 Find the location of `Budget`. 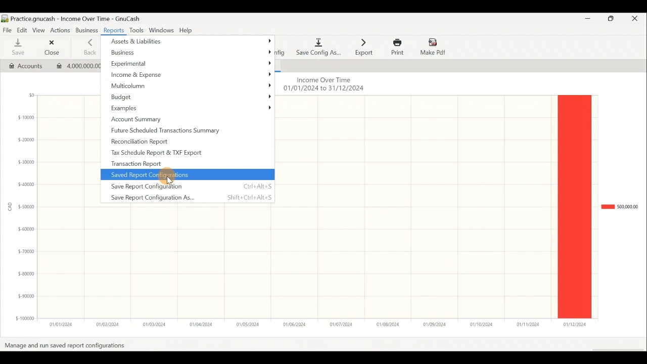

Budget is located at coordinates (187, 97).